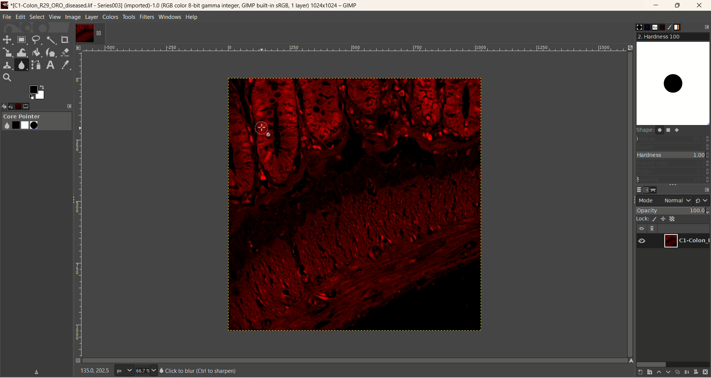 The width and height of the screenshot is (711, 378). What do you see at coordinates (673, 146) in the screenshot?
I see `spikes` at bounding box center [673, 146].